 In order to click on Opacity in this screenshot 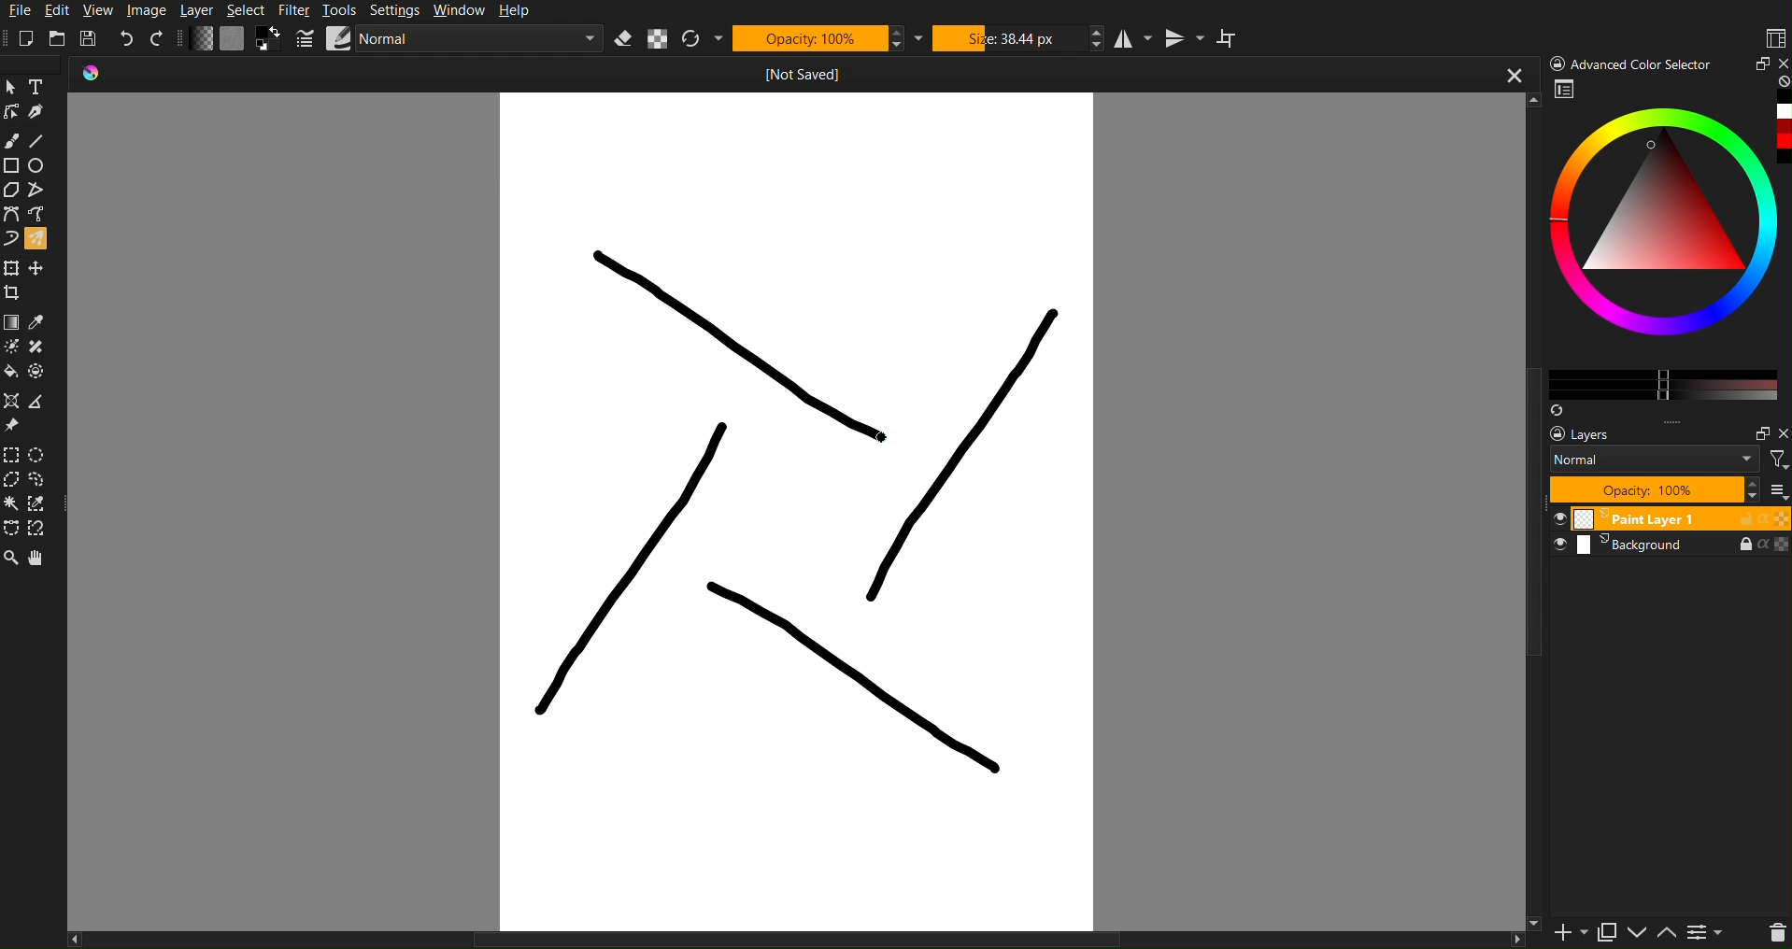, I will do `click(818, 38)`.